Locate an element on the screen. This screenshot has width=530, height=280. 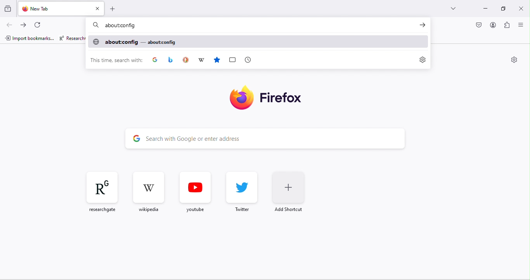
drop down is located at coordinates (453, 9).